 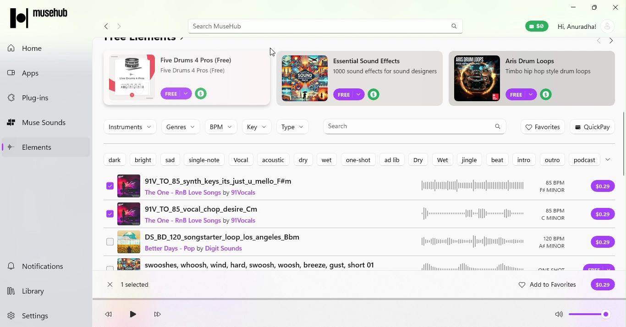 I want to click on purchase, so click(x=604, y=246).